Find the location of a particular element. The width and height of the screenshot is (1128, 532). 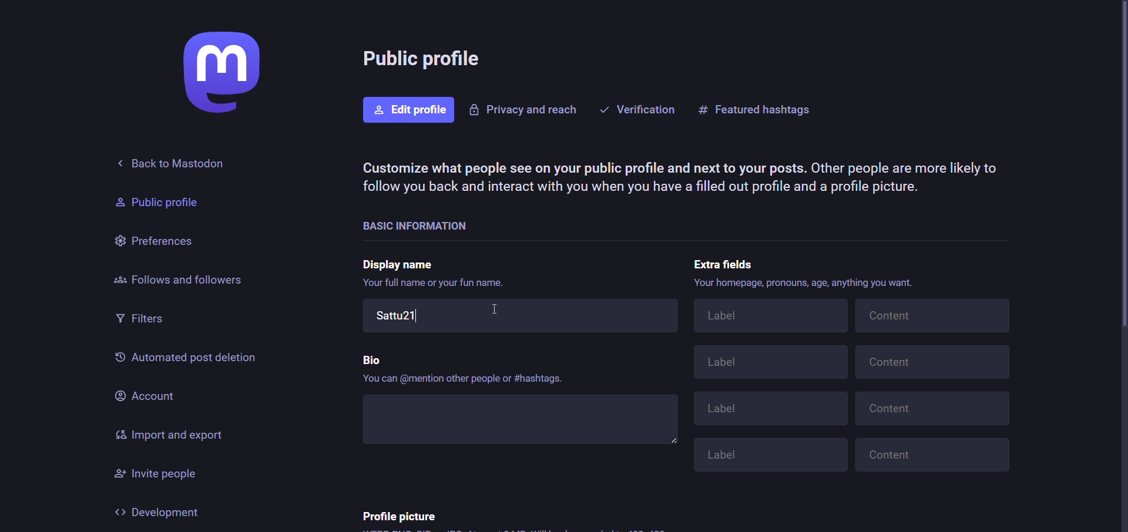

extra fields is located at coordinates (720, 263).